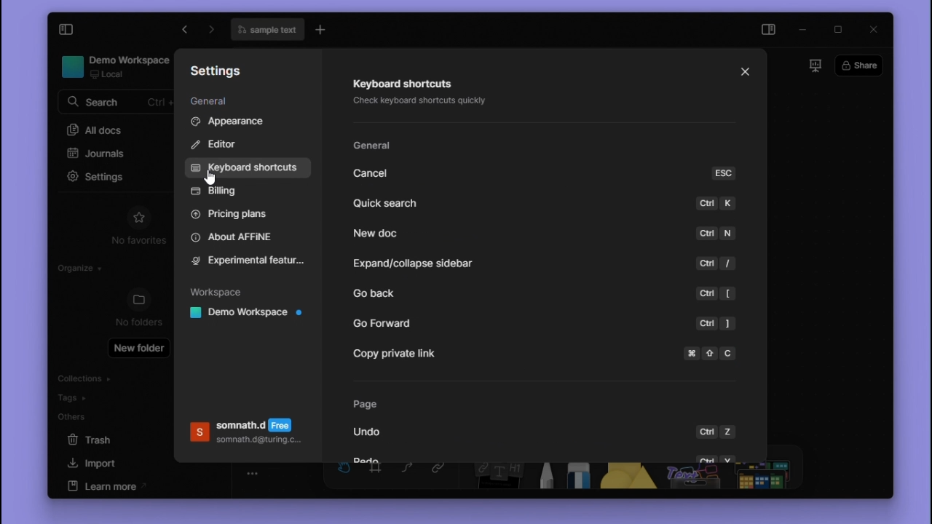 The height and width of the screenshot is (524, 932). Describe the element at coordinates (67, 31) in the screenshot. I see `collapse sidebar` at that location.